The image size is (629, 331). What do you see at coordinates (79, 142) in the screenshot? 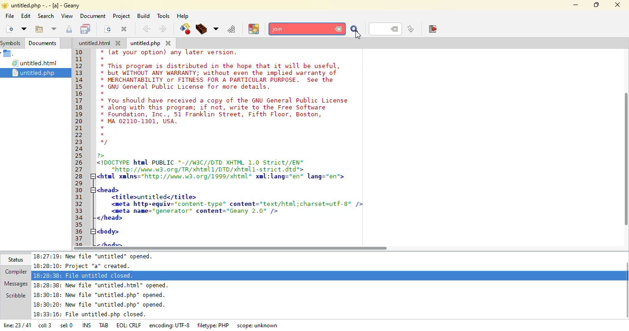
I see `23` at bounding box center [79, 142].